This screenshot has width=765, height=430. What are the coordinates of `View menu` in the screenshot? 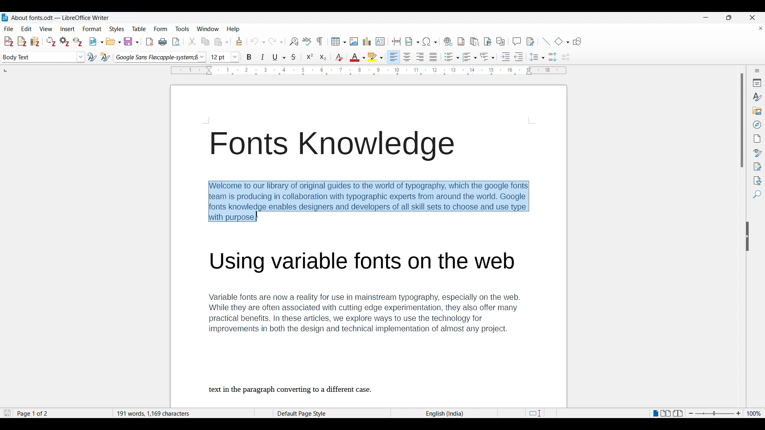 It's located at (46, 29).